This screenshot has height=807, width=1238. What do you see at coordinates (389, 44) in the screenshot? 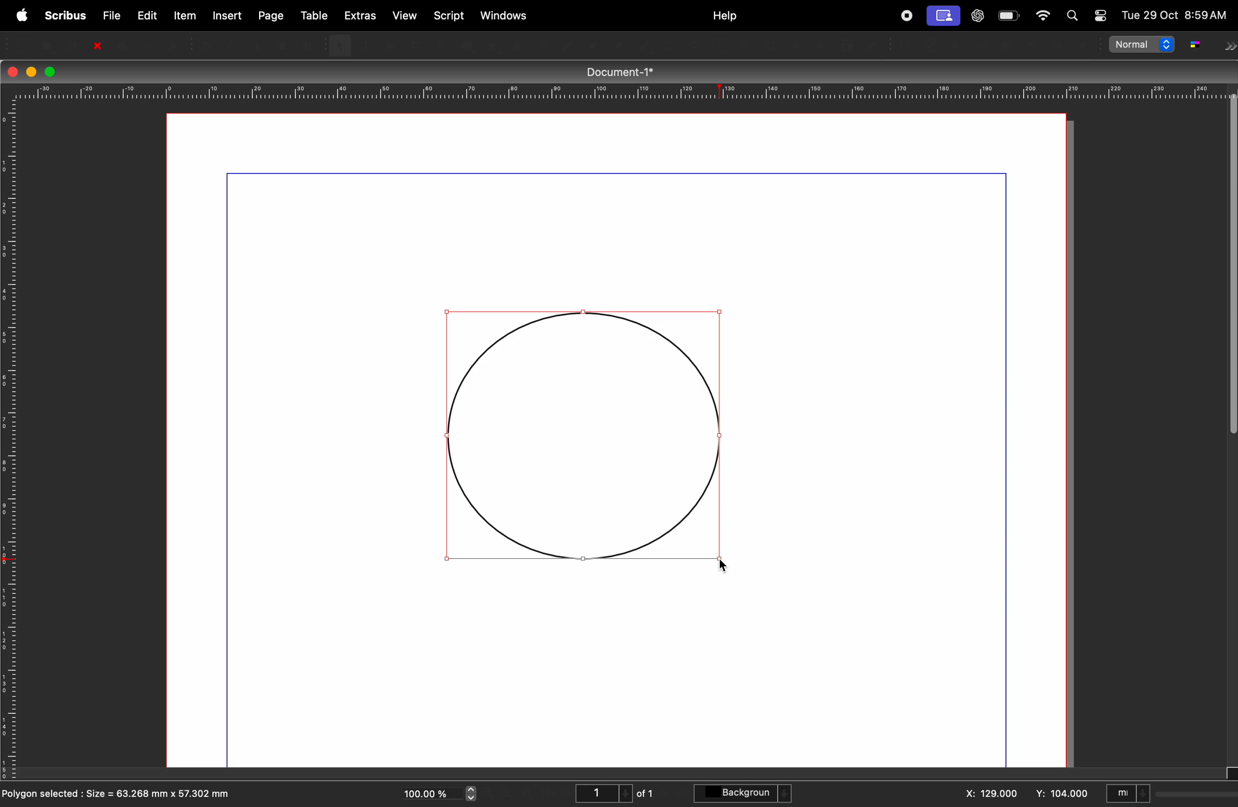
I see `Image frame` at bounding box center [389, 44].